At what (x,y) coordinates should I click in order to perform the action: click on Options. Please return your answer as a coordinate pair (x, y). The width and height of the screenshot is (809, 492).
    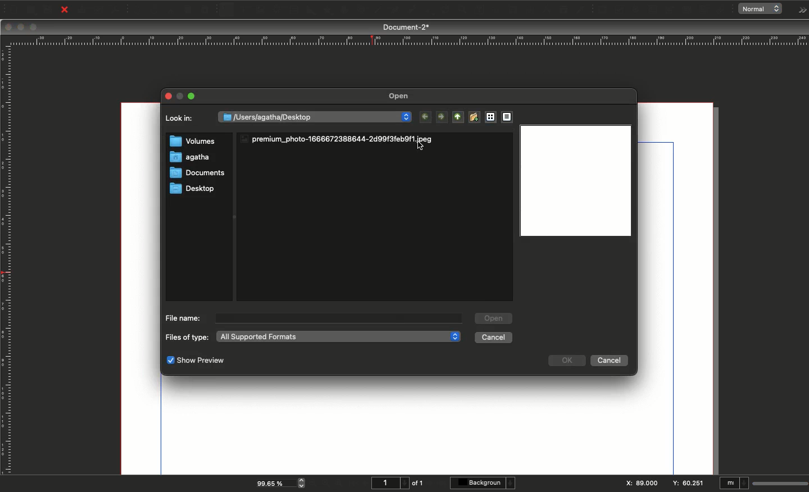
    Looking at the image, I should click on (800, 10).